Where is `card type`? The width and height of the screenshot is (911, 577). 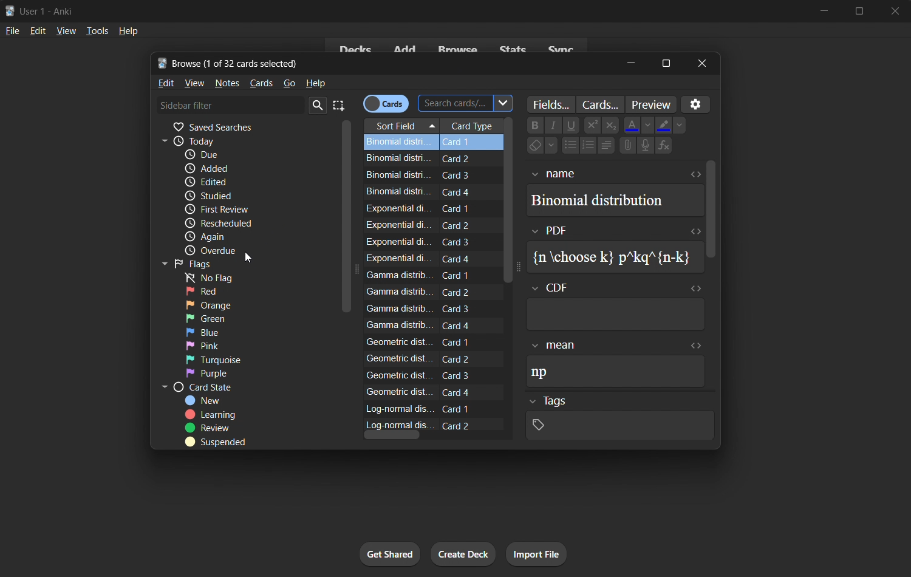 card type is located at coordinates (473, 125).